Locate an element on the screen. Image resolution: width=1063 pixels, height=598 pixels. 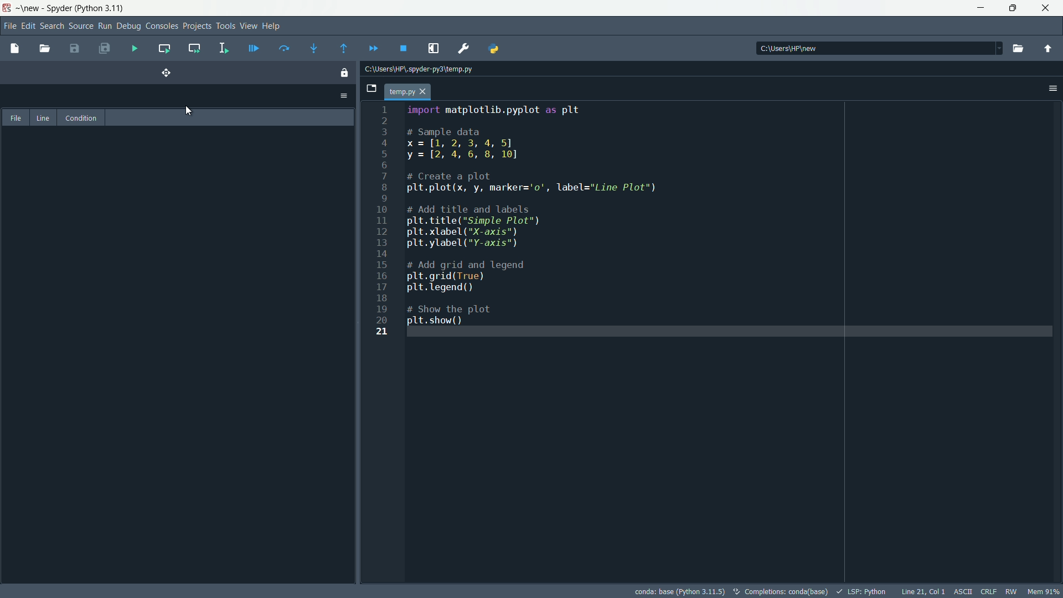
pane position changed to left is located at coordinates (178, 323).